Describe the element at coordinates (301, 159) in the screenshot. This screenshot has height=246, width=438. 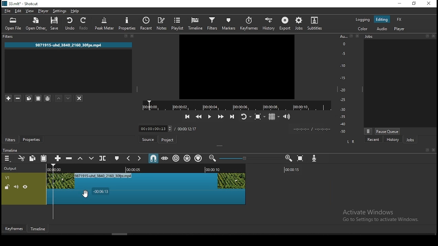
I see `zoom timeline to fit` at that location.